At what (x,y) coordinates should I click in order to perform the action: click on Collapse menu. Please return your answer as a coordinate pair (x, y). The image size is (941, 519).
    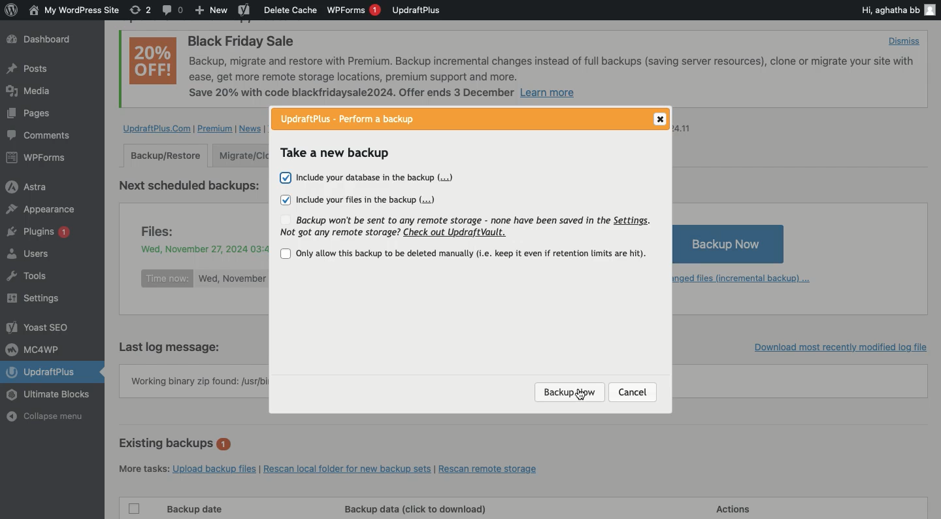
    Looking at the image, I should click on (54, 416).